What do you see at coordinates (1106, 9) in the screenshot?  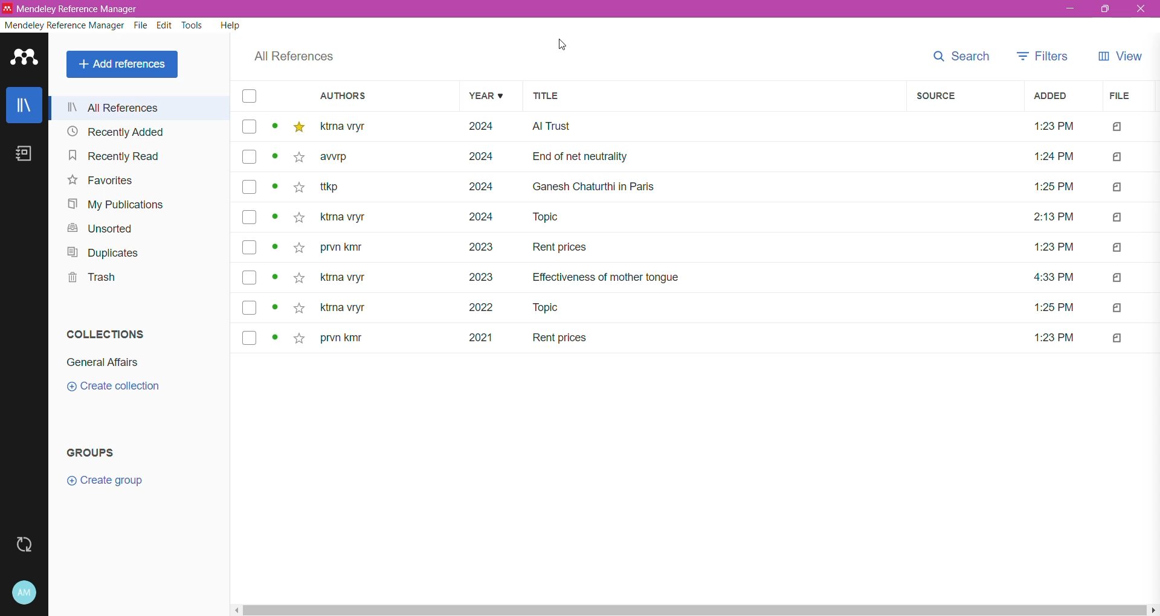 I see `Restore Down` at bounding box center [1106, 9].